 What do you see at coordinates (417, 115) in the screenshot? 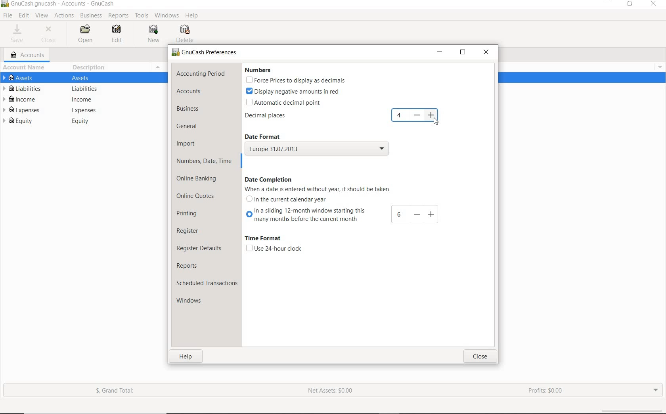
I see `-` at bounding box center [417, 115].